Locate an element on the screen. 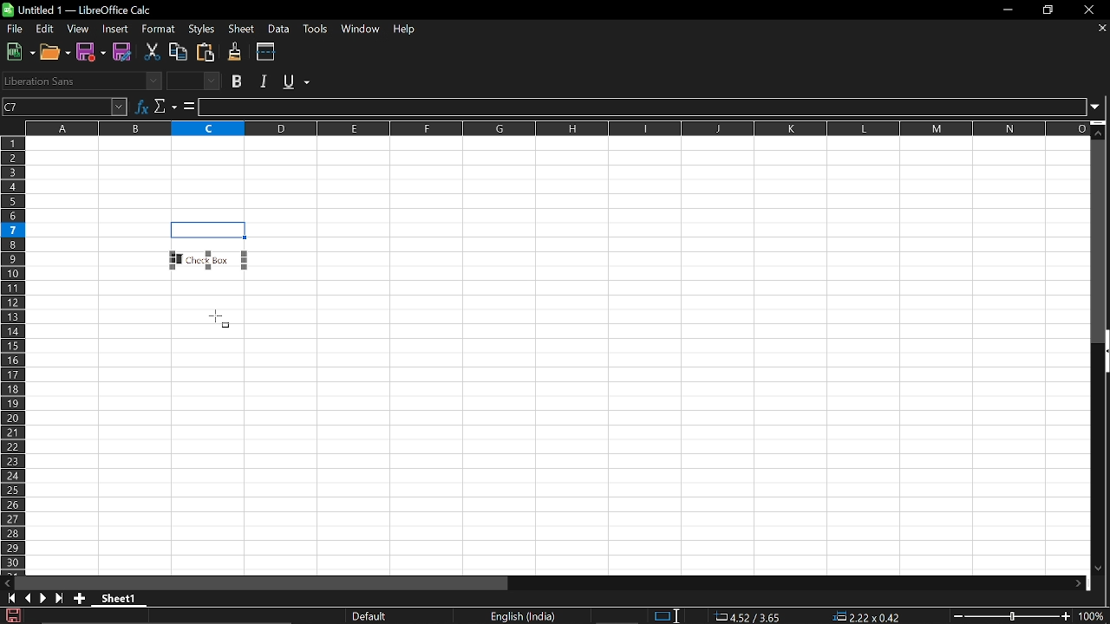 The height and width of the screenshot is (624, 1110). Window is located at coordinates (360, 29).